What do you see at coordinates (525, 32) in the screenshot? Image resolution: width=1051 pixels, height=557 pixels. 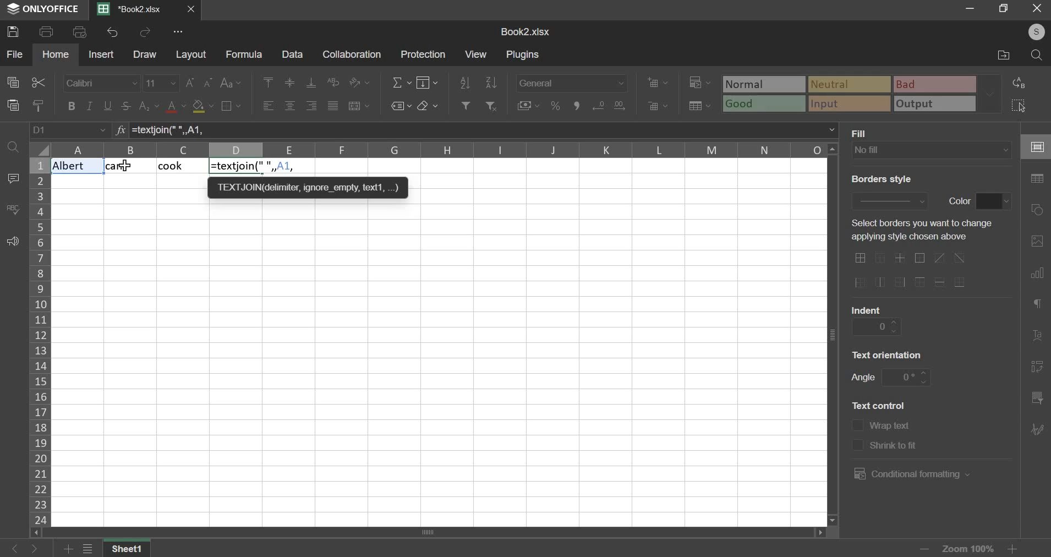 I see `spreadsheet name` at bounding box center [525, 32].